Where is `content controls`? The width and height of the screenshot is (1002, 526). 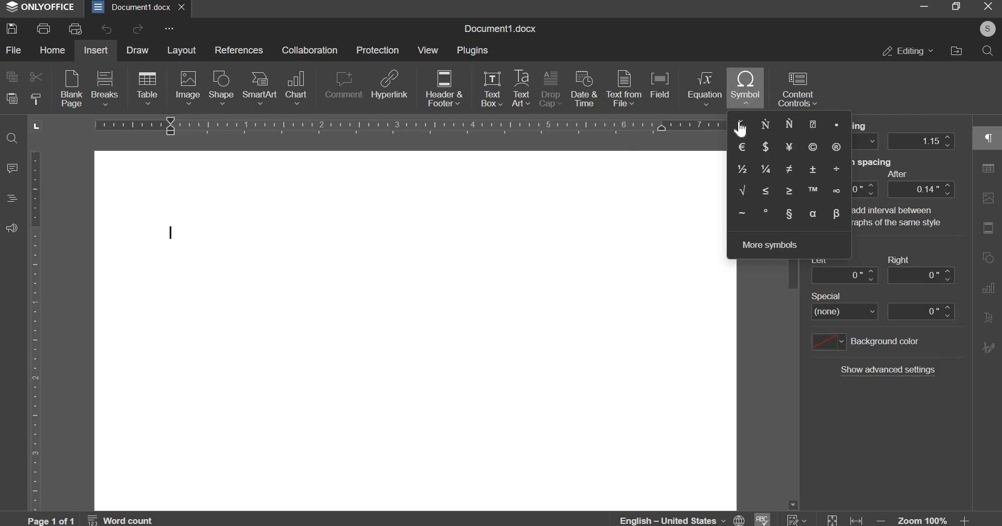 content controls is located at coordinates (797, 89).